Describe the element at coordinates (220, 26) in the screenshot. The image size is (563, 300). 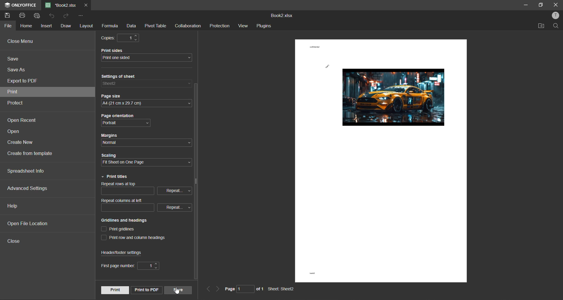
I see `protection` at that location.